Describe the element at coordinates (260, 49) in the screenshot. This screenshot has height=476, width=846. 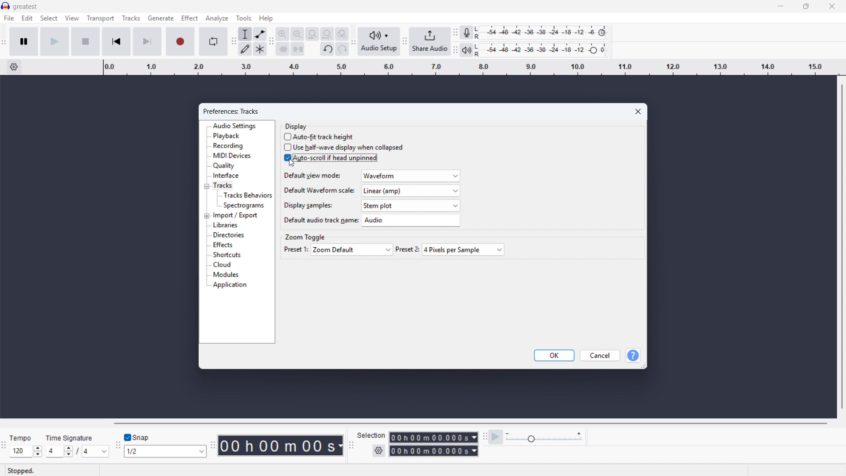
I see `Multi tool ` at that location.